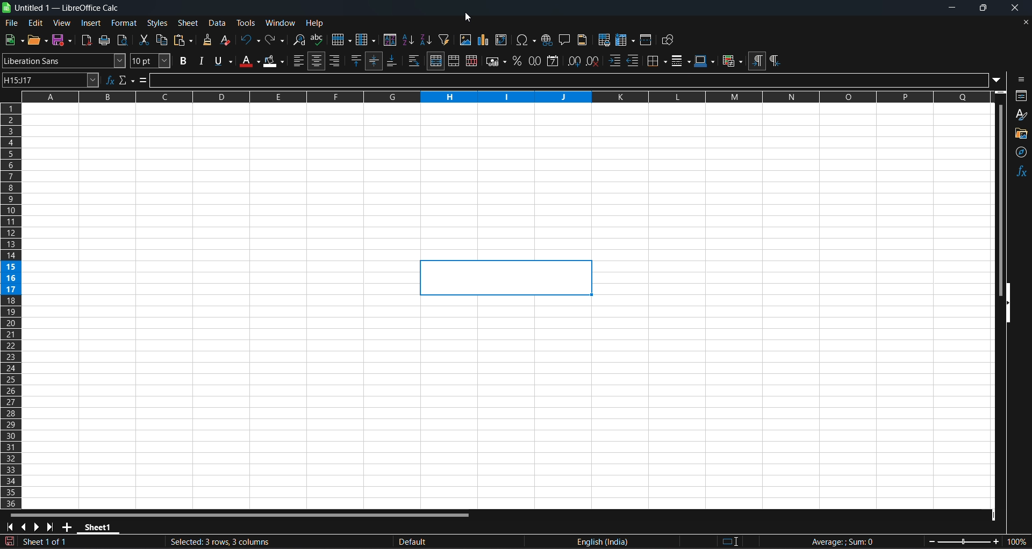  Describe the element at coordinates (537, 61) in the screenshot. I see `format as number` at that location.